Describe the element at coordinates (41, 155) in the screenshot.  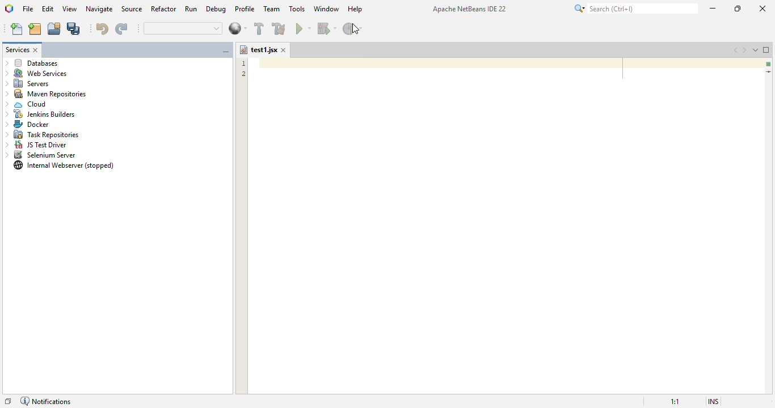
I see `selenium server` at that location.